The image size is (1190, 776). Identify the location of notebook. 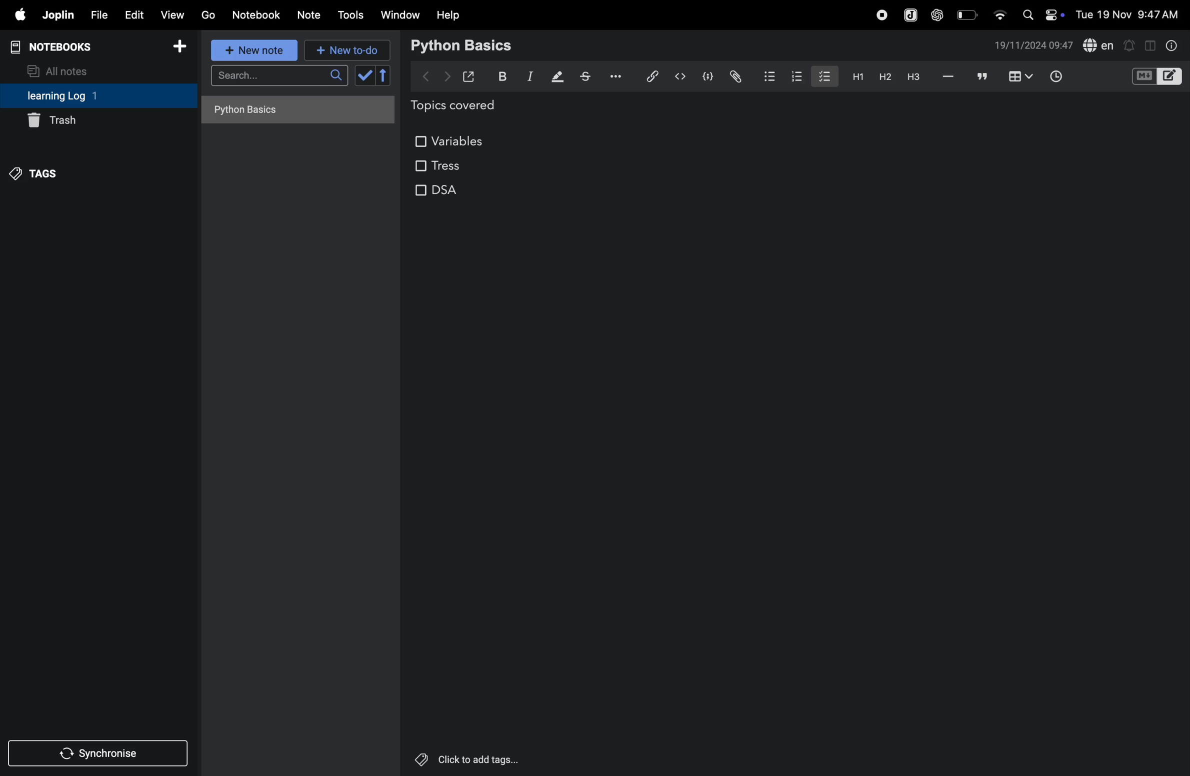
(257, 14).